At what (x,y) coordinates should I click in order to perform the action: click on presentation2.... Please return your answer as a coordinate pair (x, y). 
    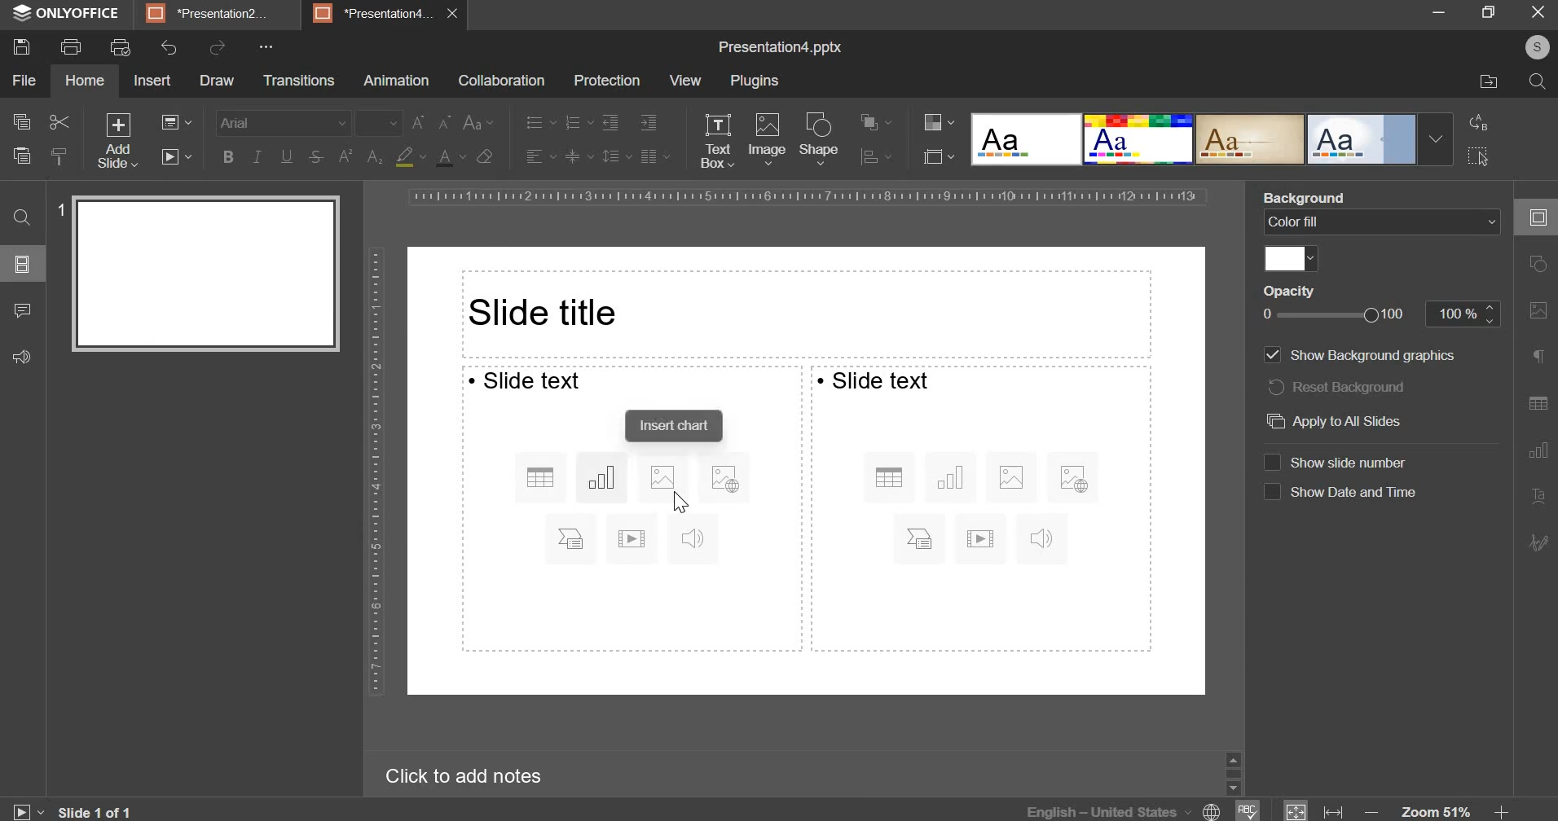
    Looking at the image, I should click on (209, 14).